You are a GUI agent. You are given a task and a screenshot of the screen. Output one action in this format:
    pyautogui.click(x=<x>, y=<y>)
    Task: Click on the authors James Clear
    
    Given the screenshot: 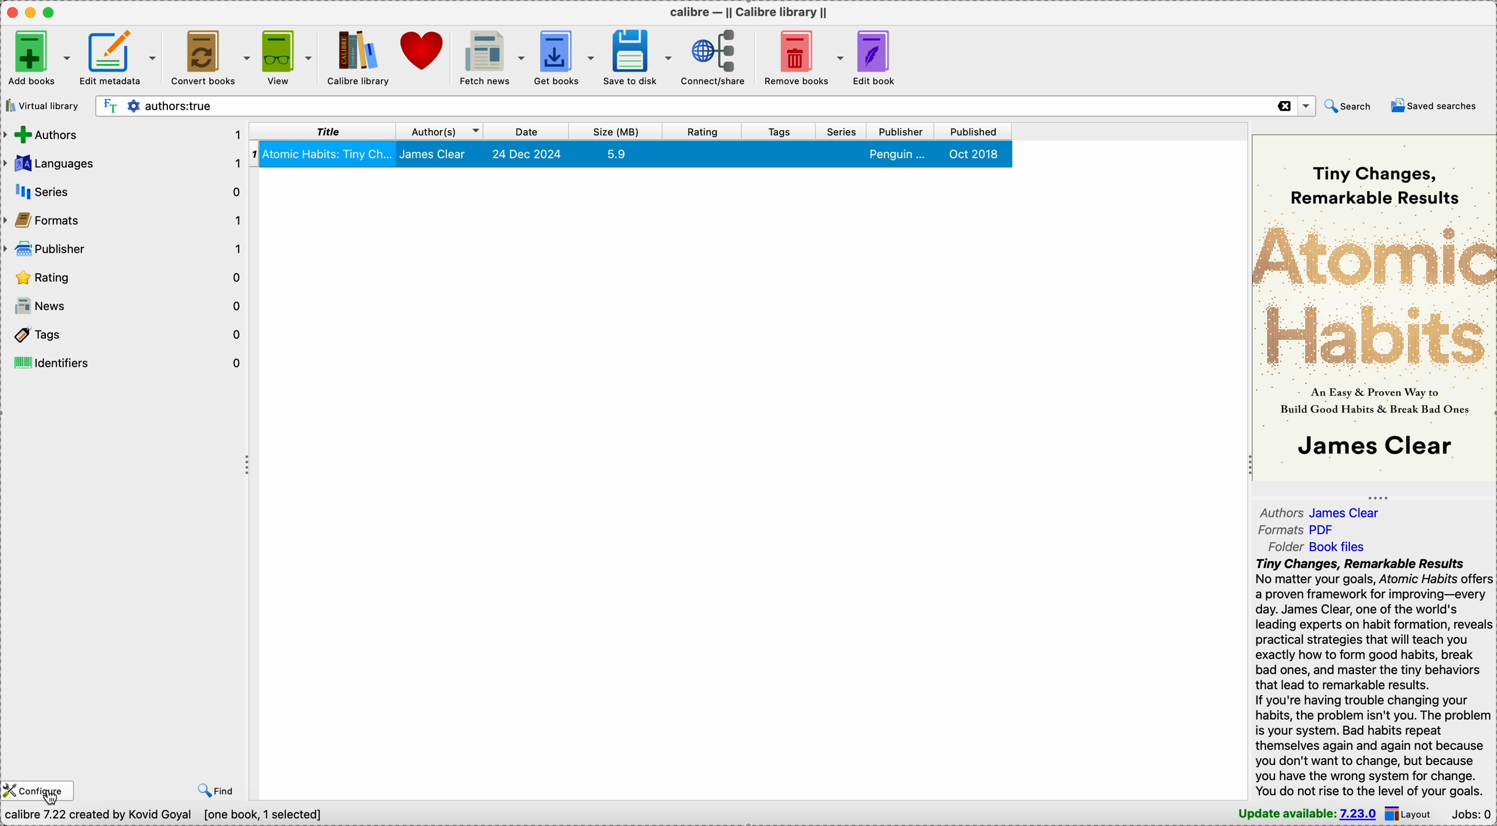 What is the action you would take?
    pyautogui.click(x=1322, y=512)
    